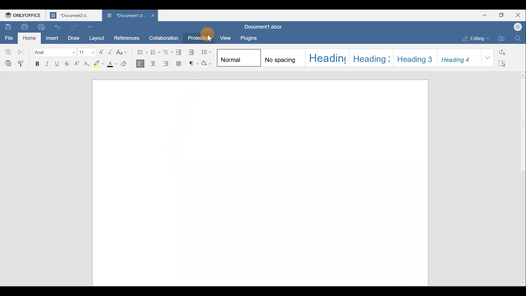 Image resolution: width=526 pixels, height=296 pixels. I want to click on Document name, so click(75, 16).